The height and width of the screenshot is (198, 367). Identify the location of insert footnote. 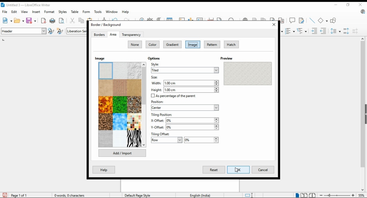
(255, 18).